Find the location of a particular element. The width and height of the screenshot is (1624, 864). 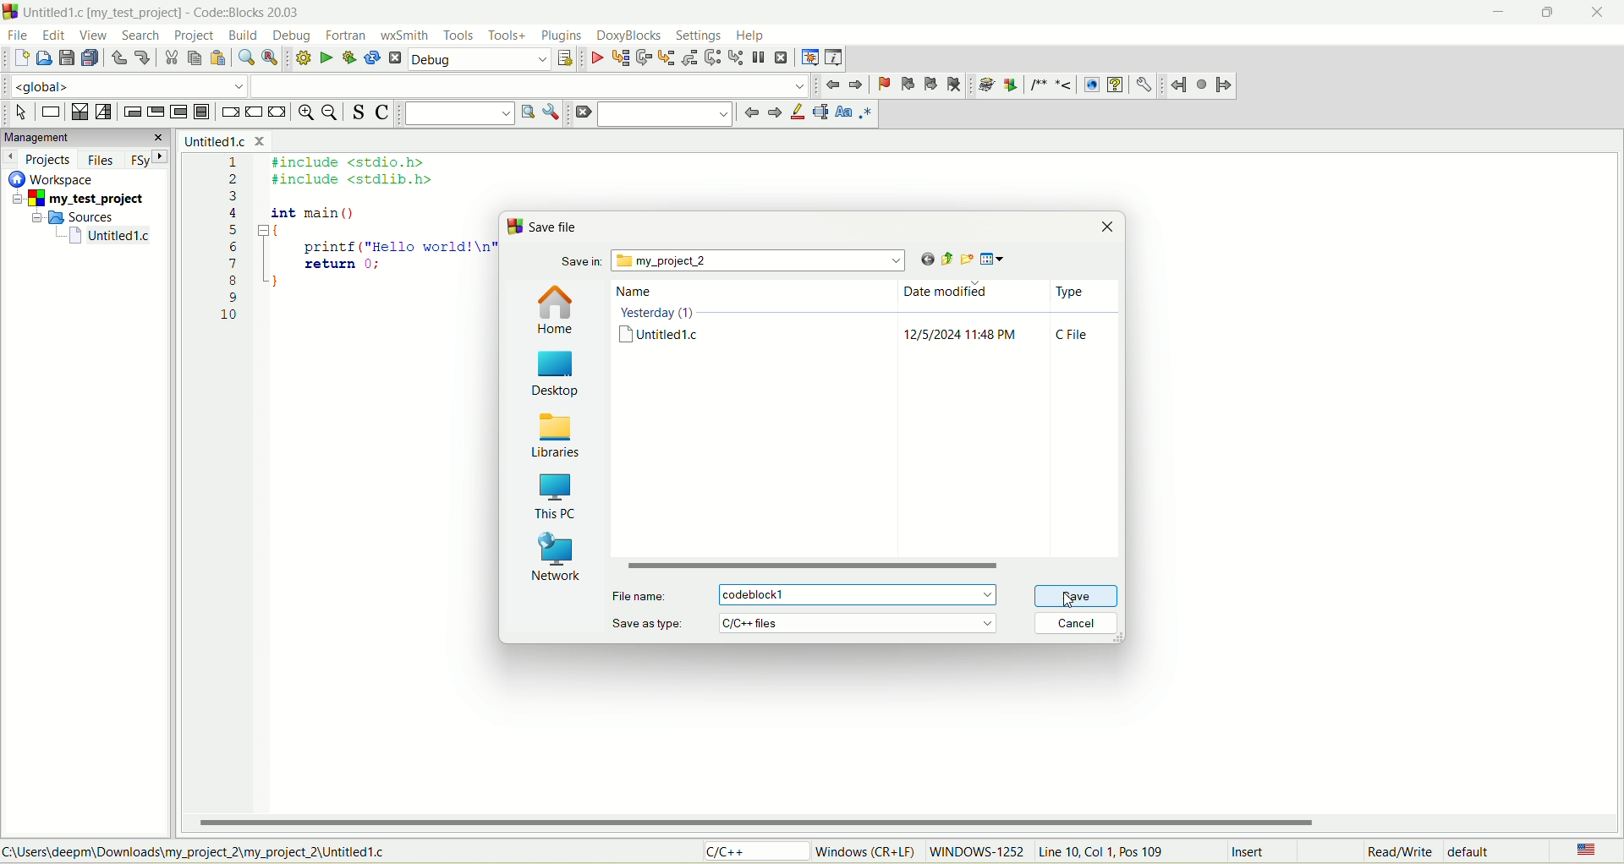

wxSmith is located at coordinates (407, 37).